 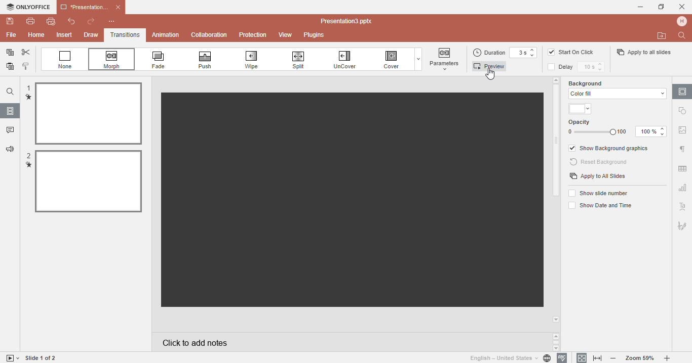 What do you see at coordinates (563, 67) in the screenshot?
I see `Delay` at bounding box center [563, 67].